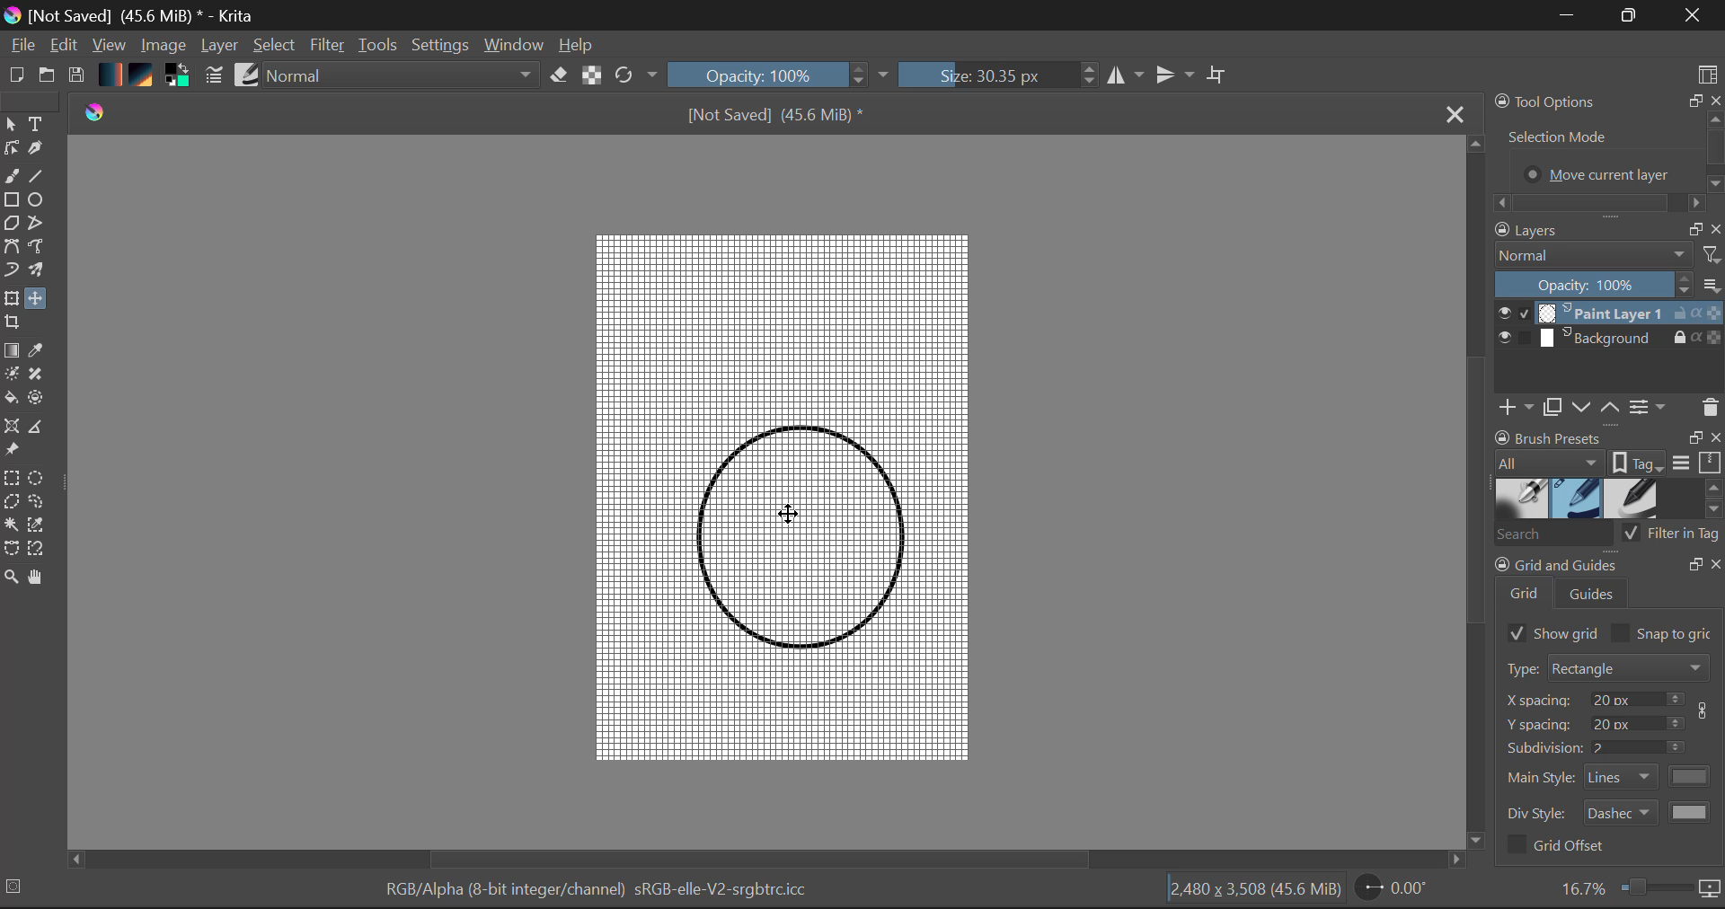  What do you see at coordinates (246, 76) in the screenshot?
I see `Brush Presets` at bounding box center [246, 76].